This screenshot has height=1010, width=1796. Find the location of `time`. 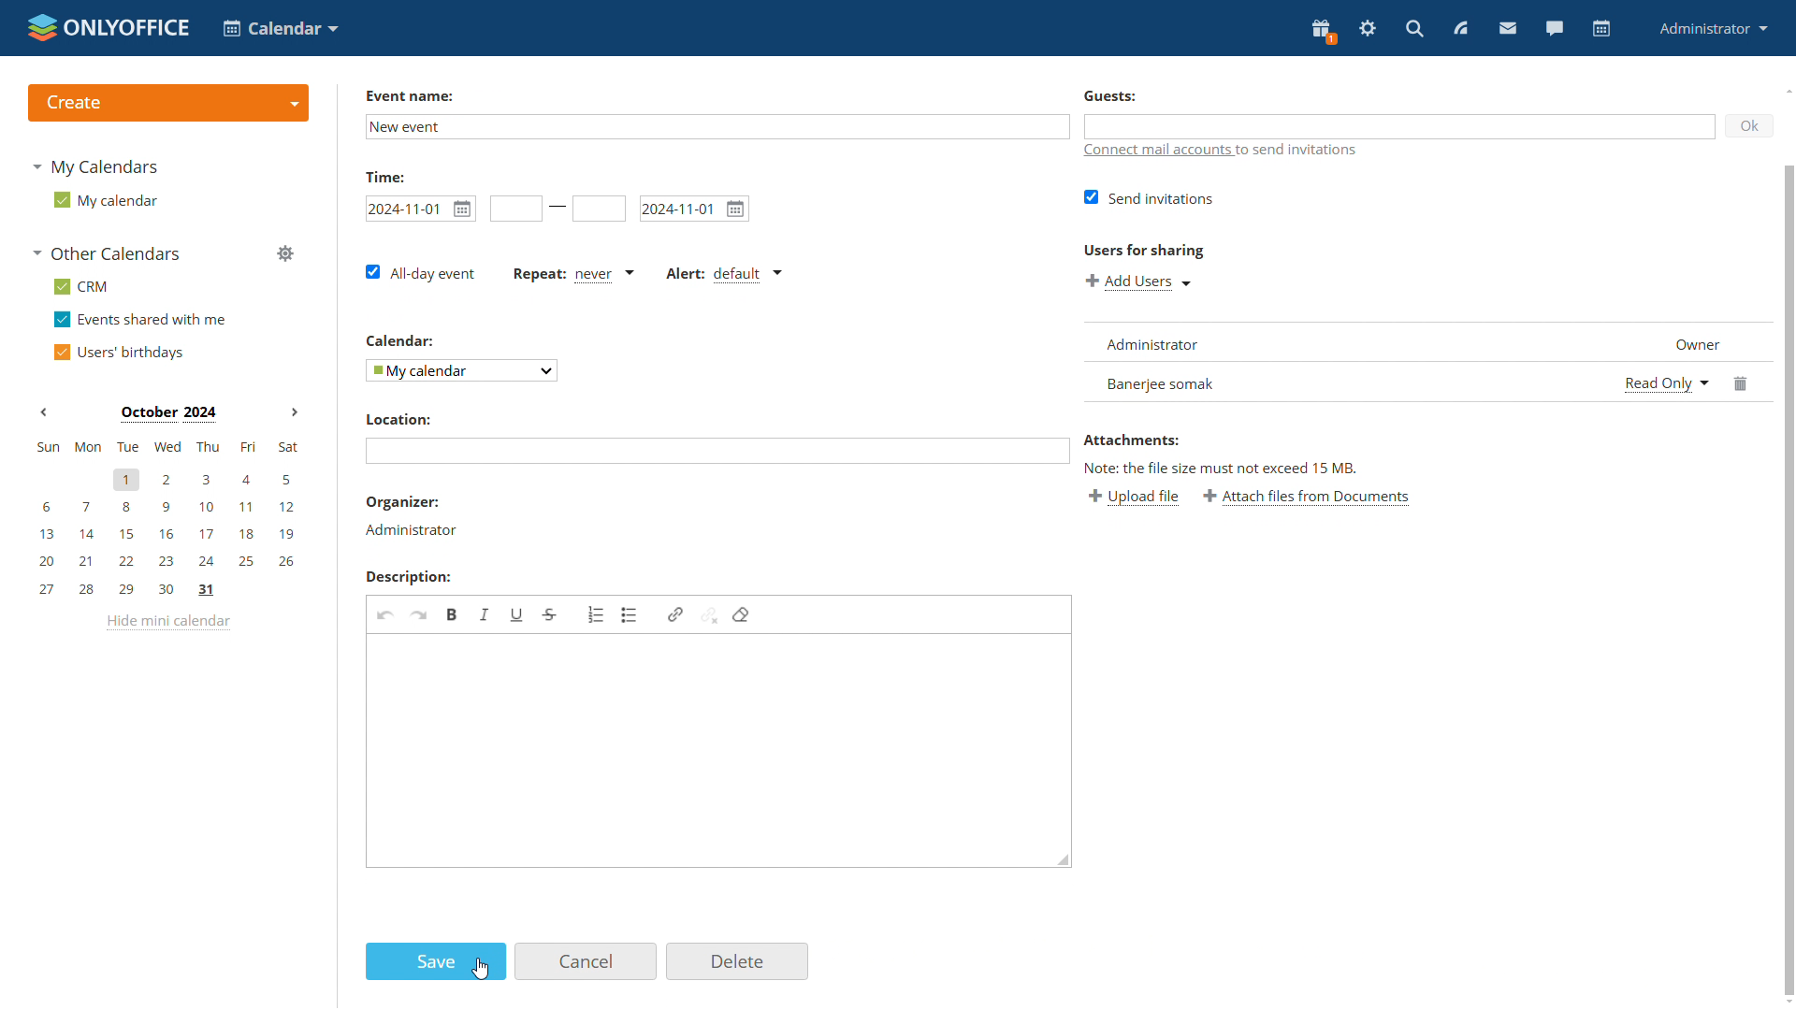

time is located at coordinates (387, 176).